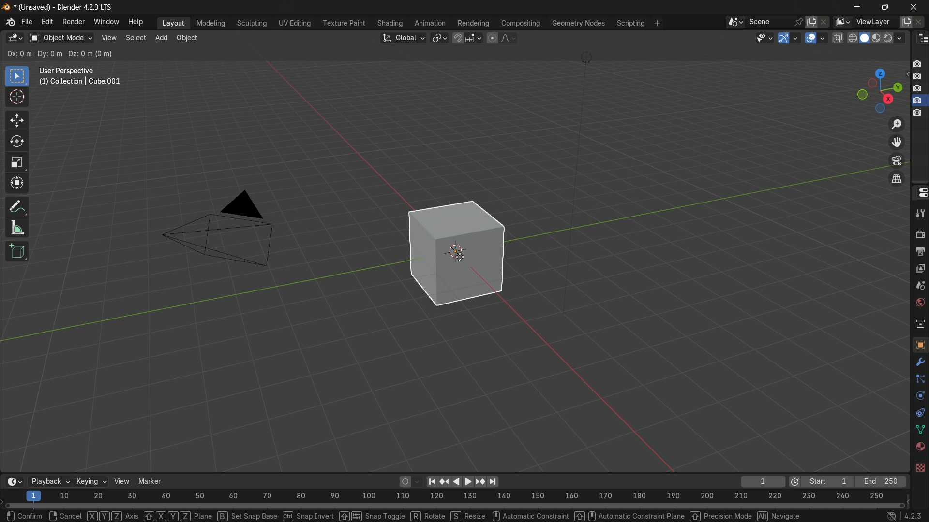 The height and width of the screenshot is (522, 929). Describe the element at coordinates (638, 517) in the screenshot. I see `Automatic Constraint Pane` at that location.